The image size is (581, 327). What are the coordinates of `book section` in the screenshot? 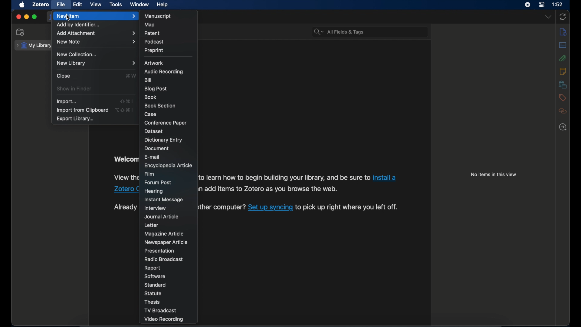 It's located at (161, 106).